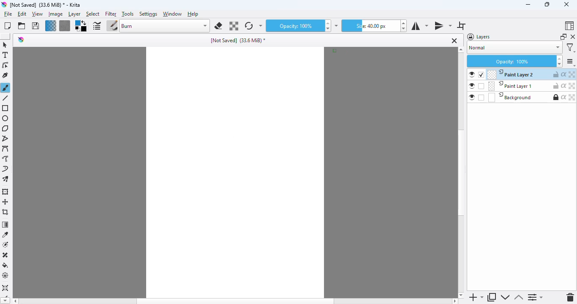 This screenshot has height=304, width=577. Describe the element at coordinates (5, 169) in the screenshot. I see `dynamic brush tool` at that location.